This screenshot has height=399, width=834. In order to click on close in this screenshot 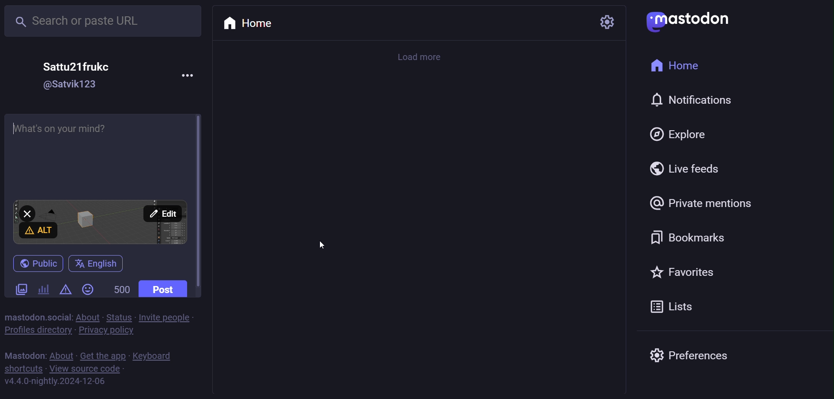, I will do `click(26, 212)`.